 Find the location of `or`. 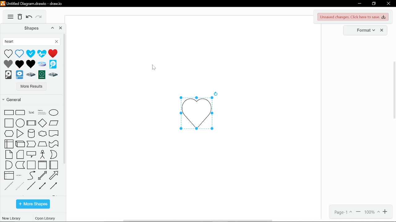

or is located at coordinates (53, 154).